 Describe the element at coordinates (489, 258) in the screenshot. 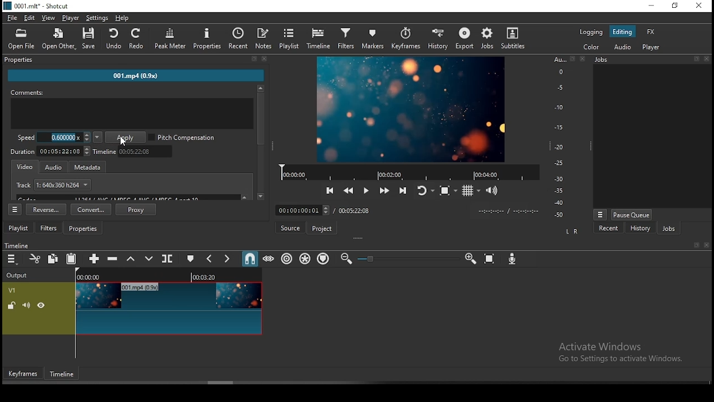

I see `zoom timeline to fit` at that location.